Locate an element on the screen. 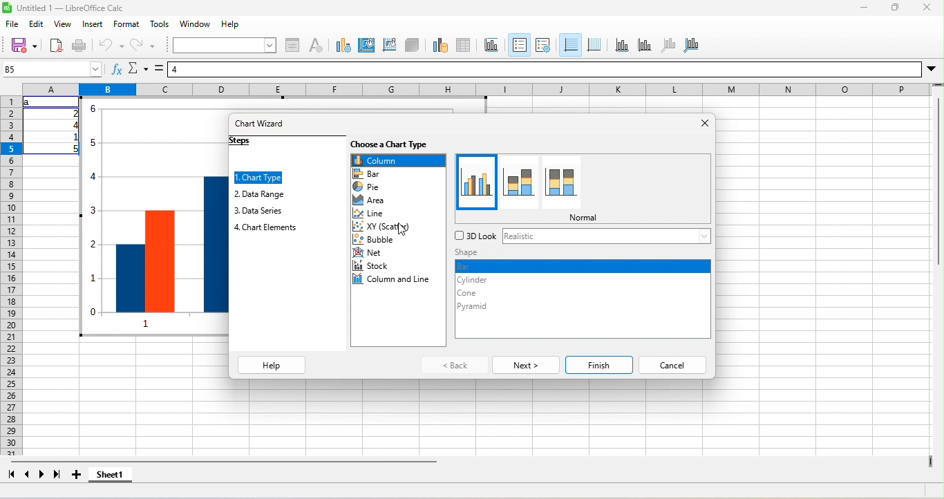 The height and width of the screenshot is (499, 944). 5 is located at coordinates (73, 149).